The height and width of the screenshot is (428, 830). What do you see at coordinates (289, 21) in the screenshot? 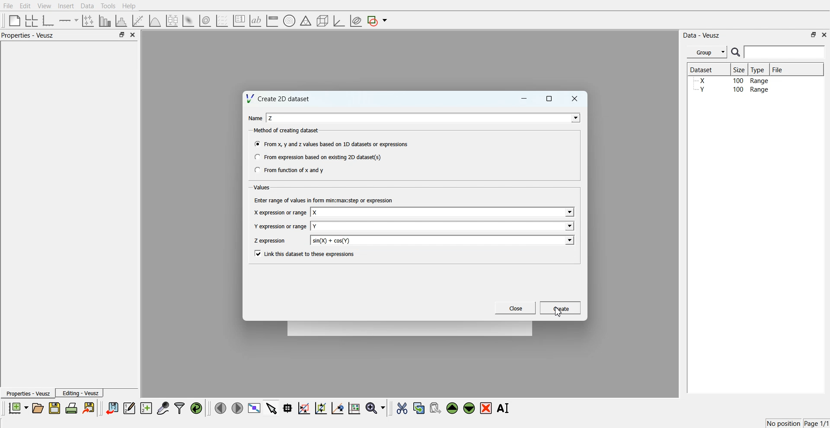
I see `Polar Graph` at bounding box center [289, 21].